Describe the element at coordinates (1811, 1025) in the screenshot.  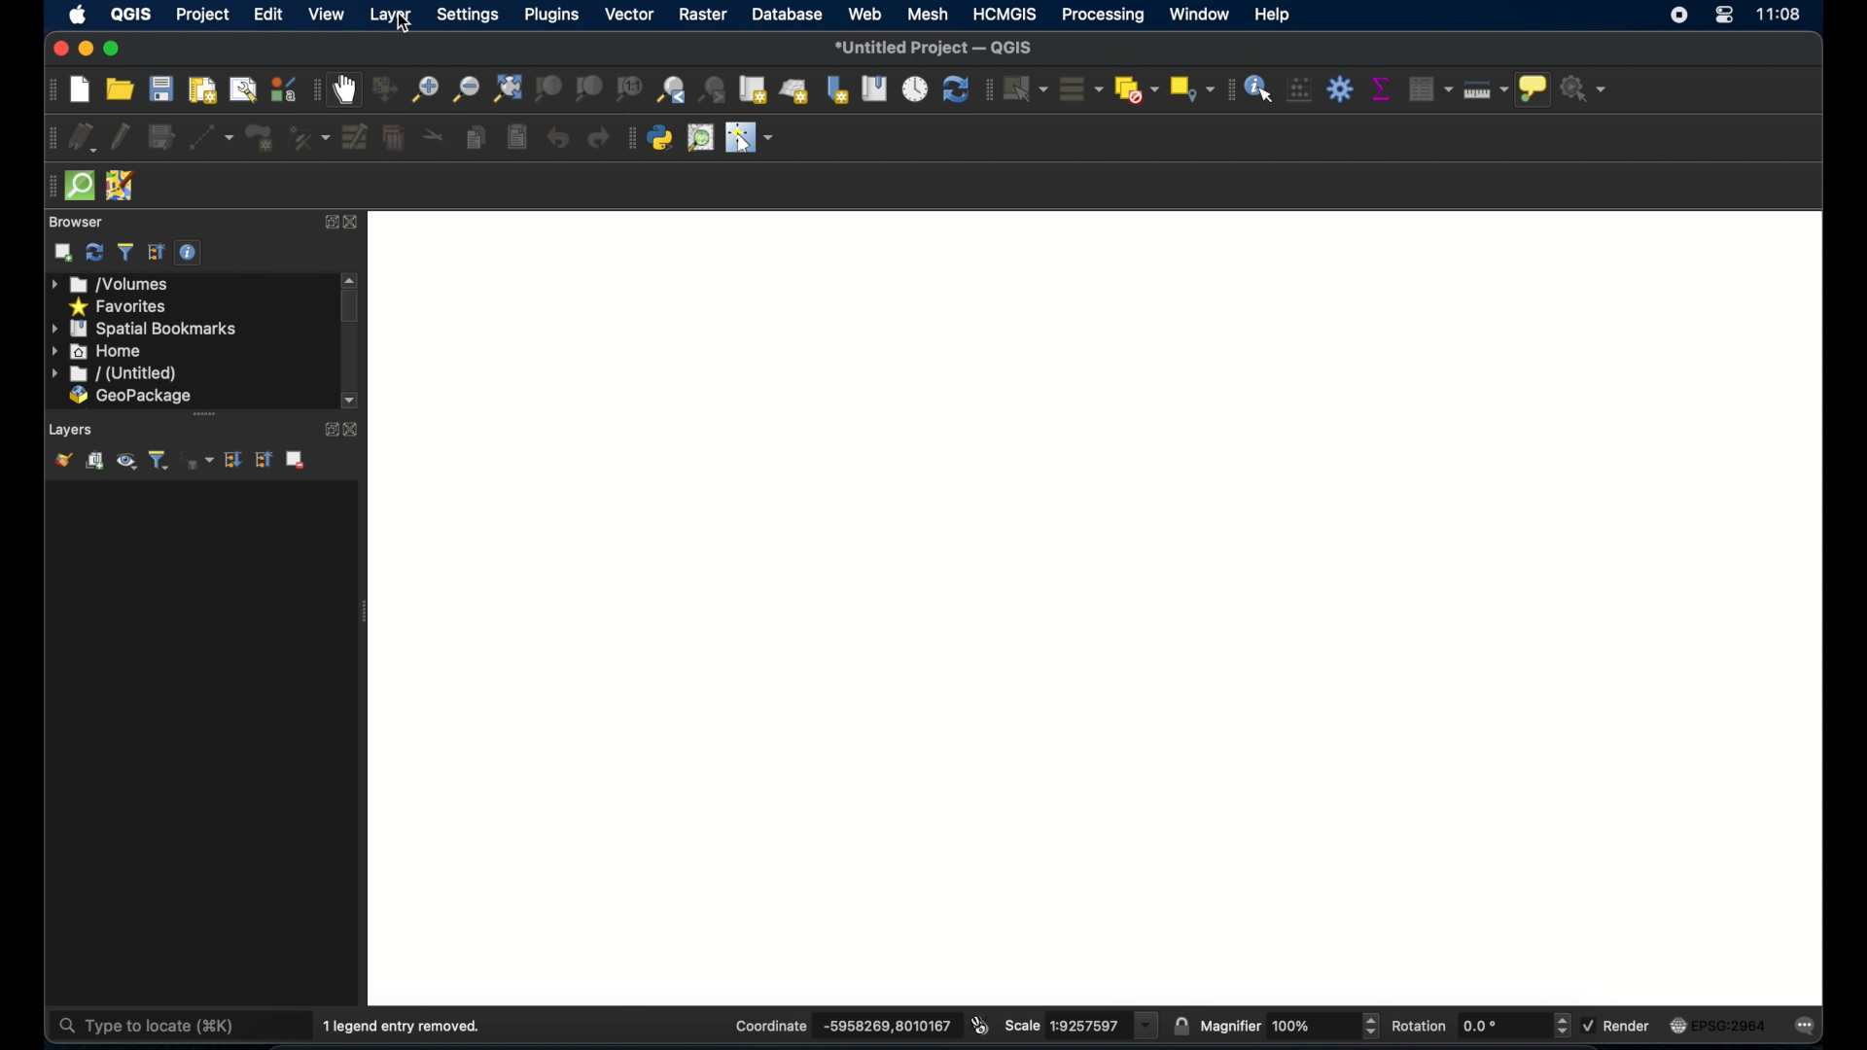
I see `messages` at that location.